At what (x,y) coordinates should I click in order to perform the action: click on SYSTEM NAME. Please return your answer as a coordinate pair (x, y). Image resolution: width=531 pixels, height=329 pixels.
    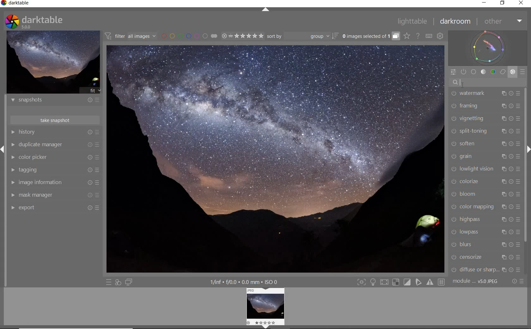
    Looking at the image, I should click on (24, 3).